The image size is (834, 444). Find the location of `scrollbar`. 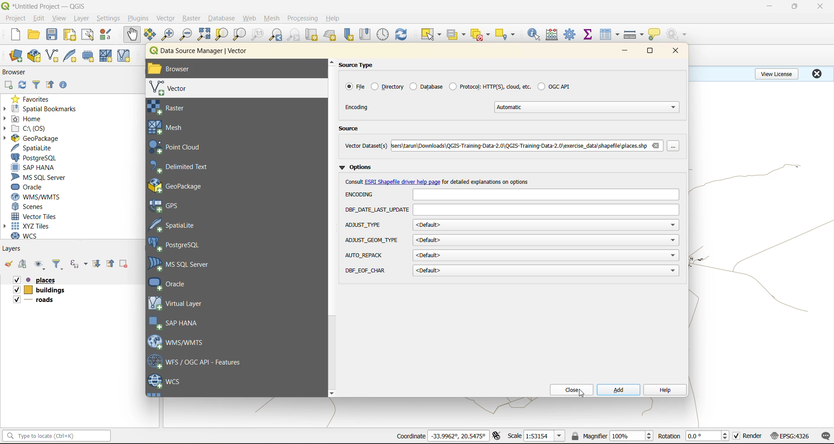

scrollbar is located at coordinates (332, 228).